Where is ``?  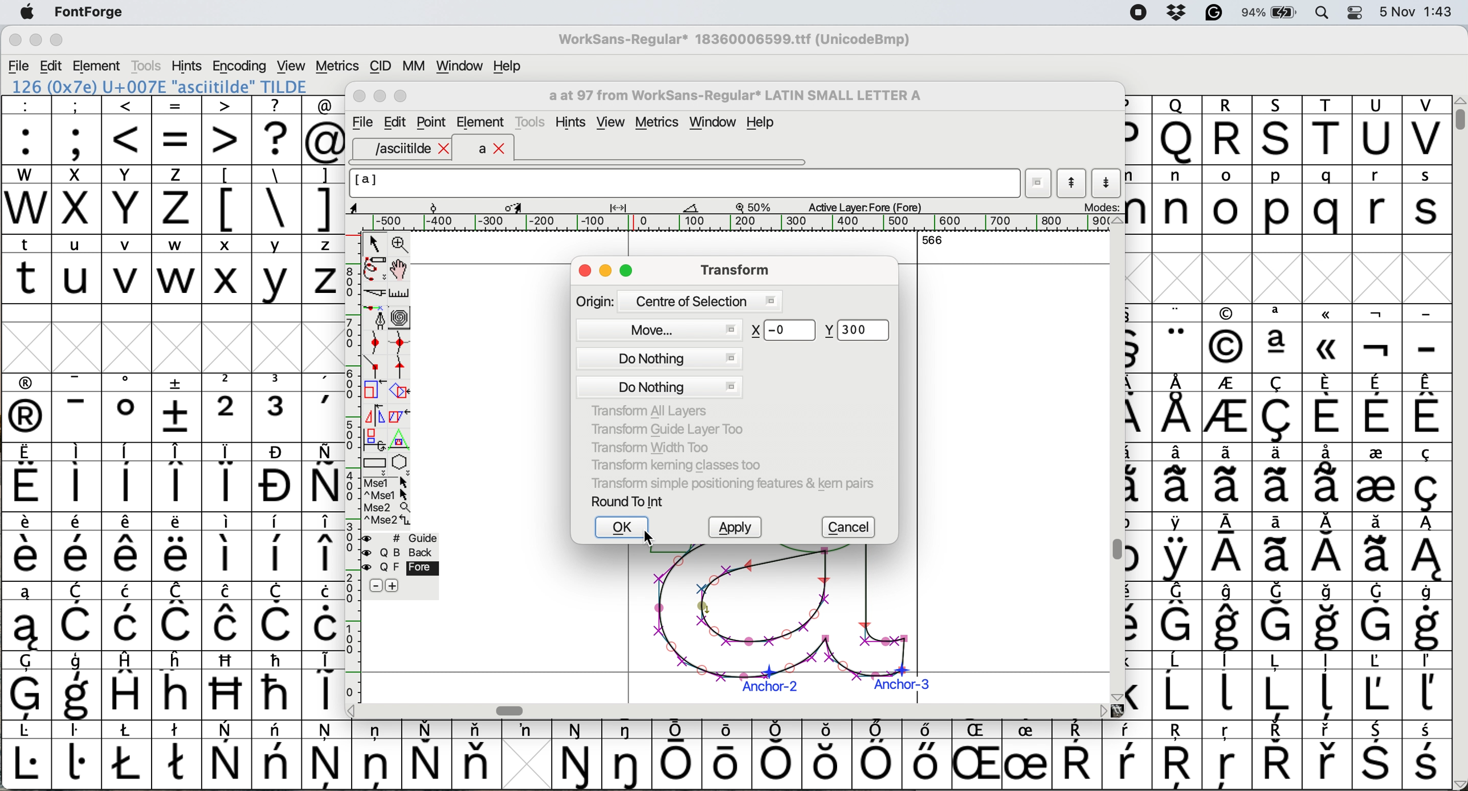  is located at coordinates (1226, 339).